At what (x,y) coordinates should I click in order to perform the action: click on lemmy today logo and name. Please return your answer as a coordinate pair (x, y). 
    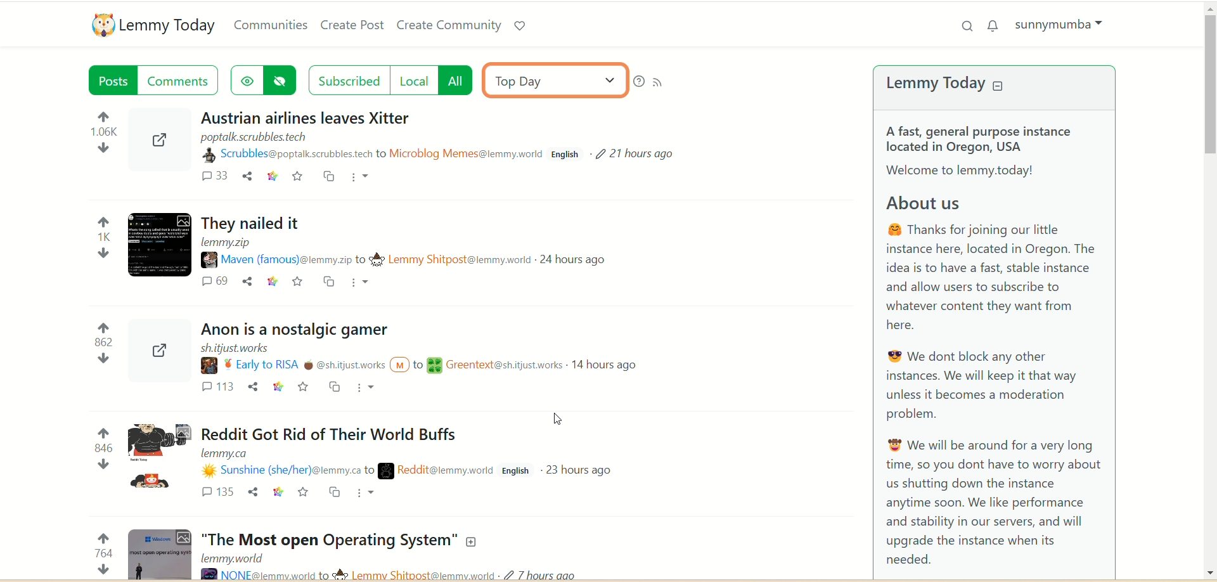
    Looking at the image, I should click on (155, 25).